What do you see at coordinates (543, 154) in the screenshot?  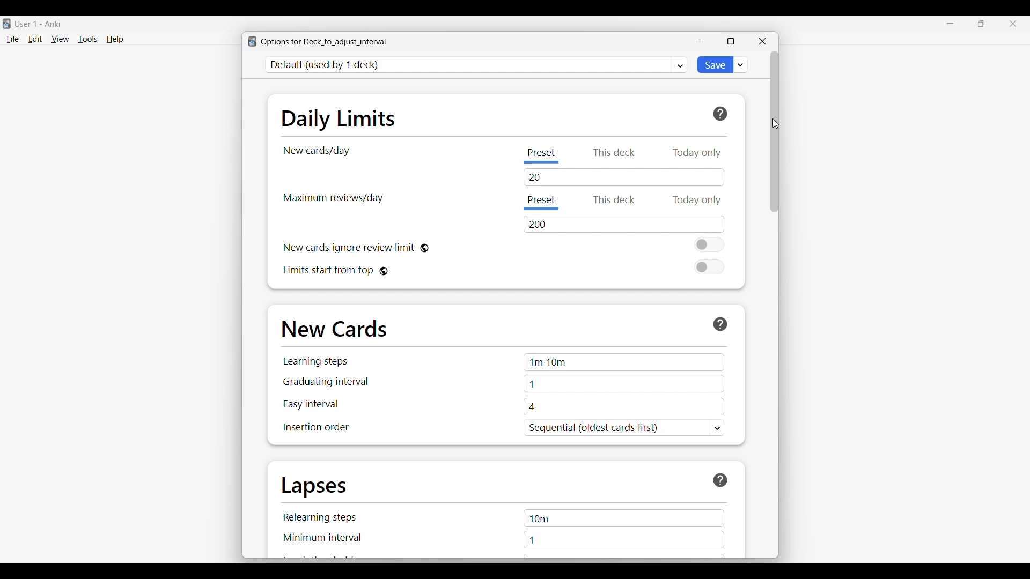 I see `Preset` at bounding box center [543, 154].